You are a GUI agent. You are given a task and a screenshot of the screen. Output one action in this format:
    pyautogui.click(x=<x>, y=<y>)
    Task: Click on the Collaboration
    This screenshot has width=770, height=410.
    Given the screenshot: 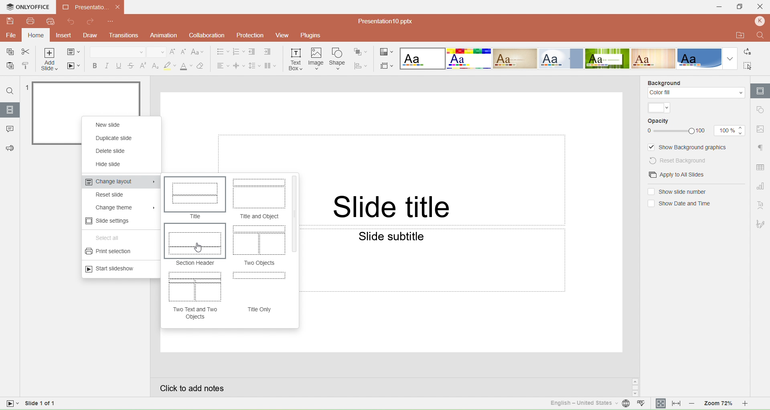 What is the action you would take?
    pyautogui.click(x=205, y=35)
    